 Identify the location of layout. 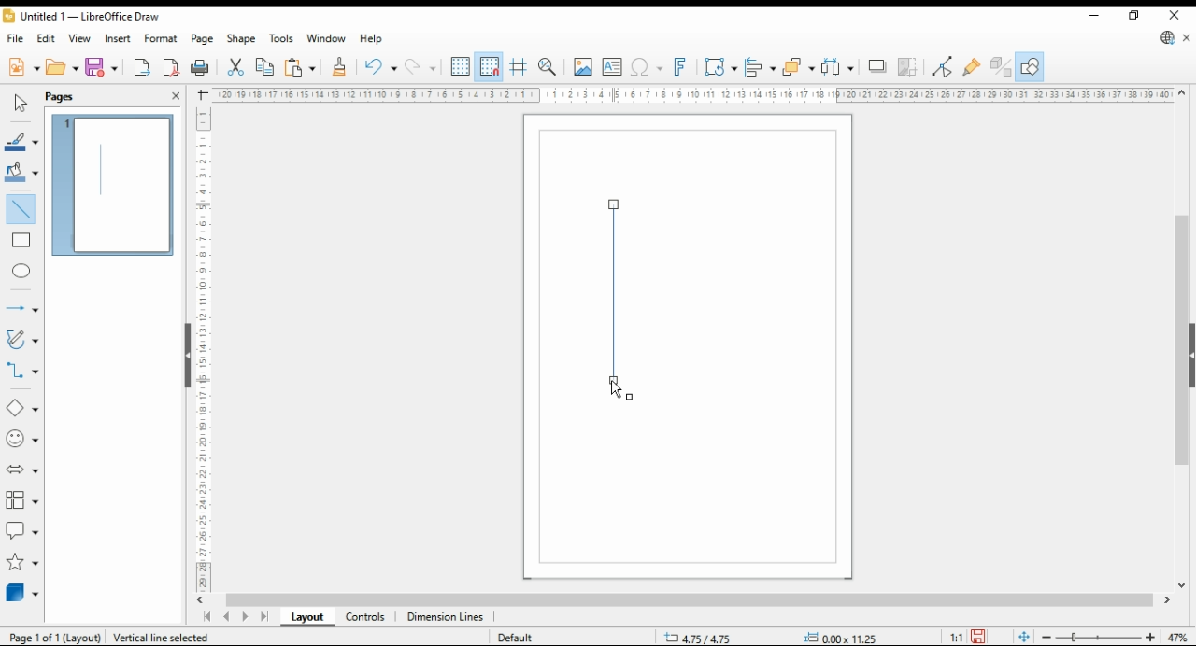
(306, 618).